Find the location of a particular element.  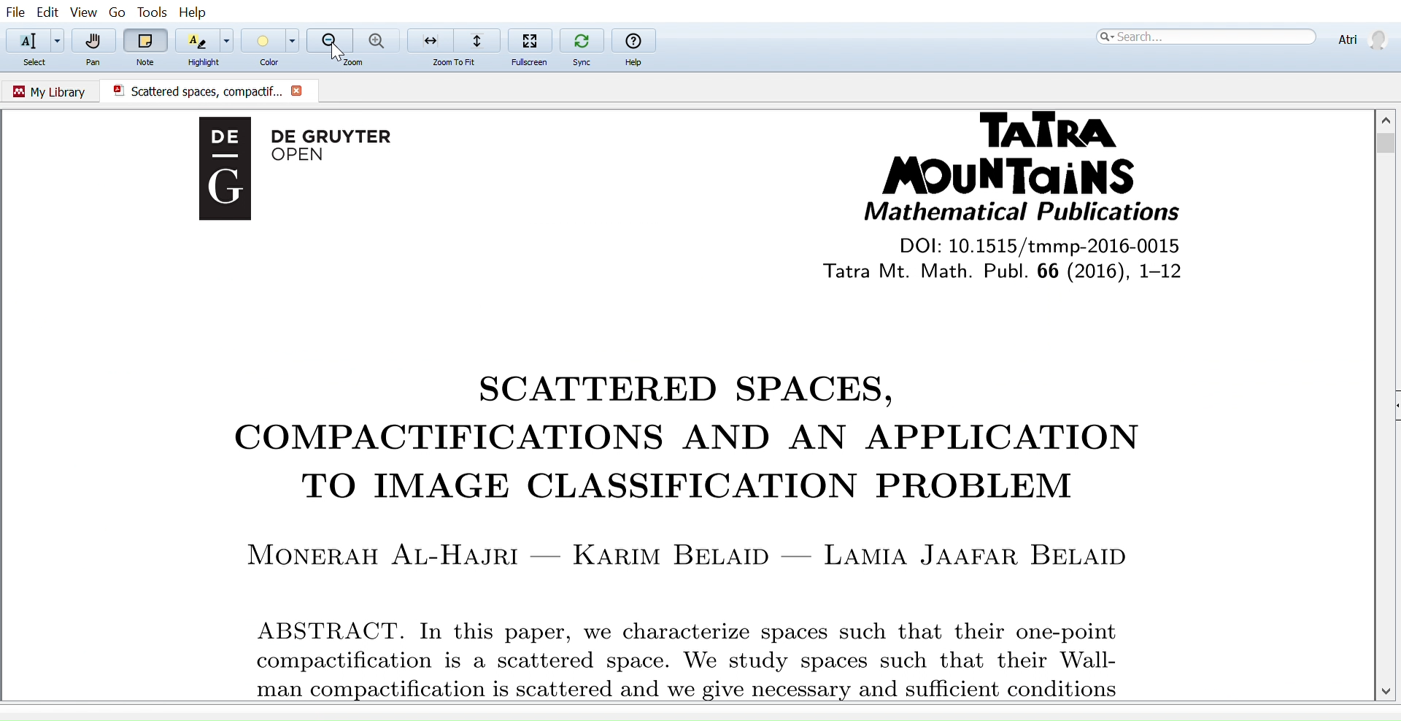

Highlight is located at coordinates (204, 62).